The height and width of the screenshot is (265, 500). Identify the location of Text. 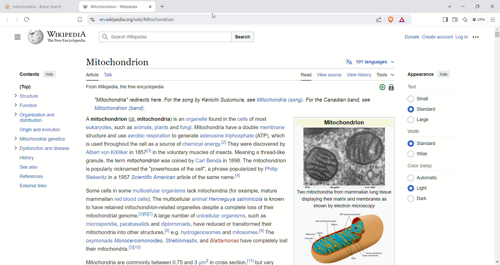
(413, 87).